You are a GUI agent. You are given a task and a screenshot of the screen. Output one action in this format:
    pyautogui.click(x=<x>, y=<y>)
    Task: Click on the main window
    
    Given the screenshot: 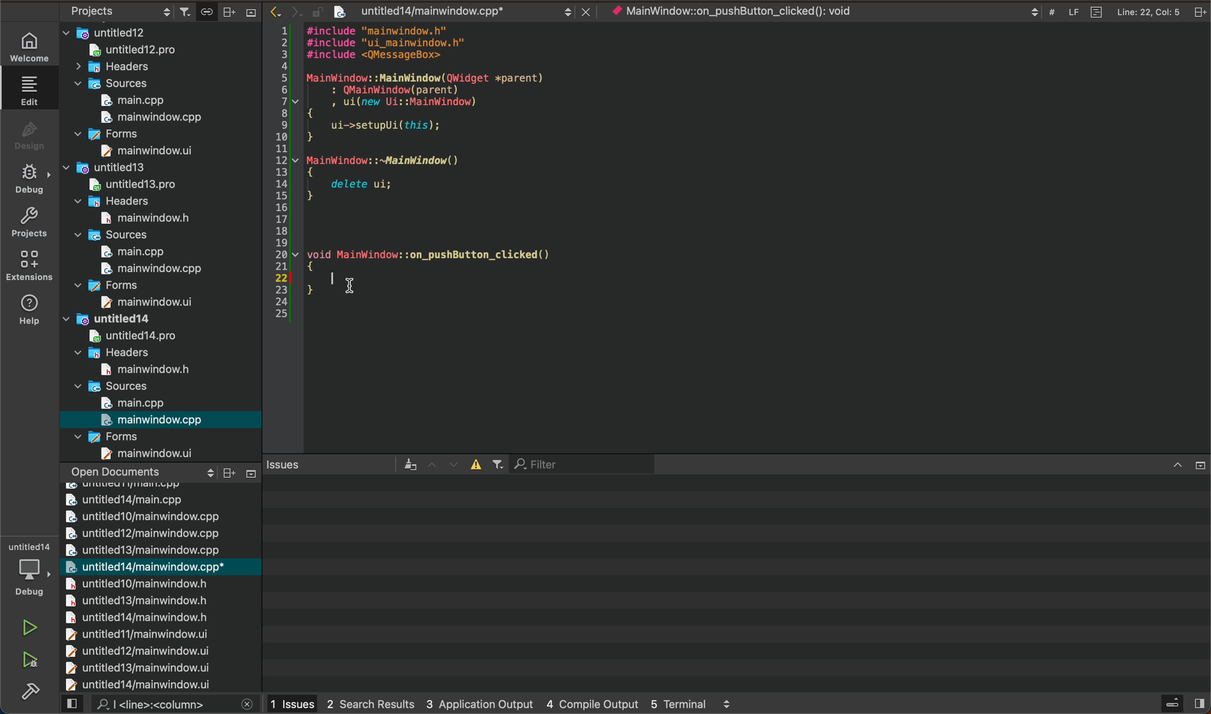 What is the action you would take?
    pyautogui.click(x=152, y=453)
    